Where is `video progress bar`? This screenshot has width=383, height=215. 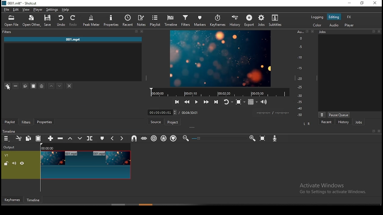 video progress bar is located at coordinates (218, 91).